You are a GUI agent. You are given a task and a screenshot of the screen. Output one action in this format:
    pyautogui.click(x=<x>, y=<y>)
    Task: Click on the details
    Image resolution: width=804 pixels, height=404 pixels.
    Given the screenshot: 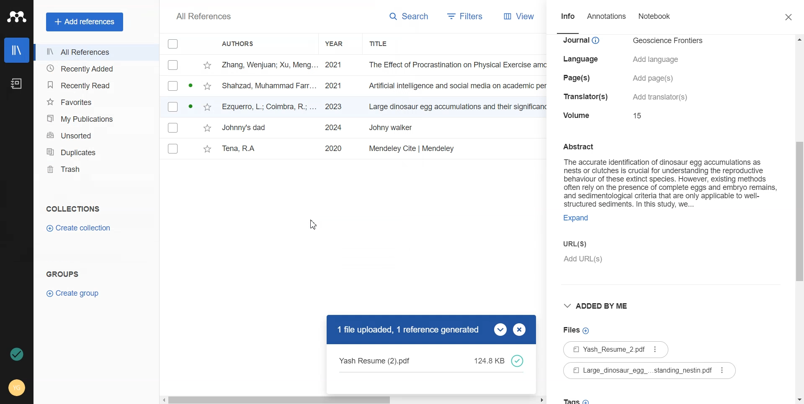 What is the action you would take?
    pyautogui.click(x=584, y=59)
    